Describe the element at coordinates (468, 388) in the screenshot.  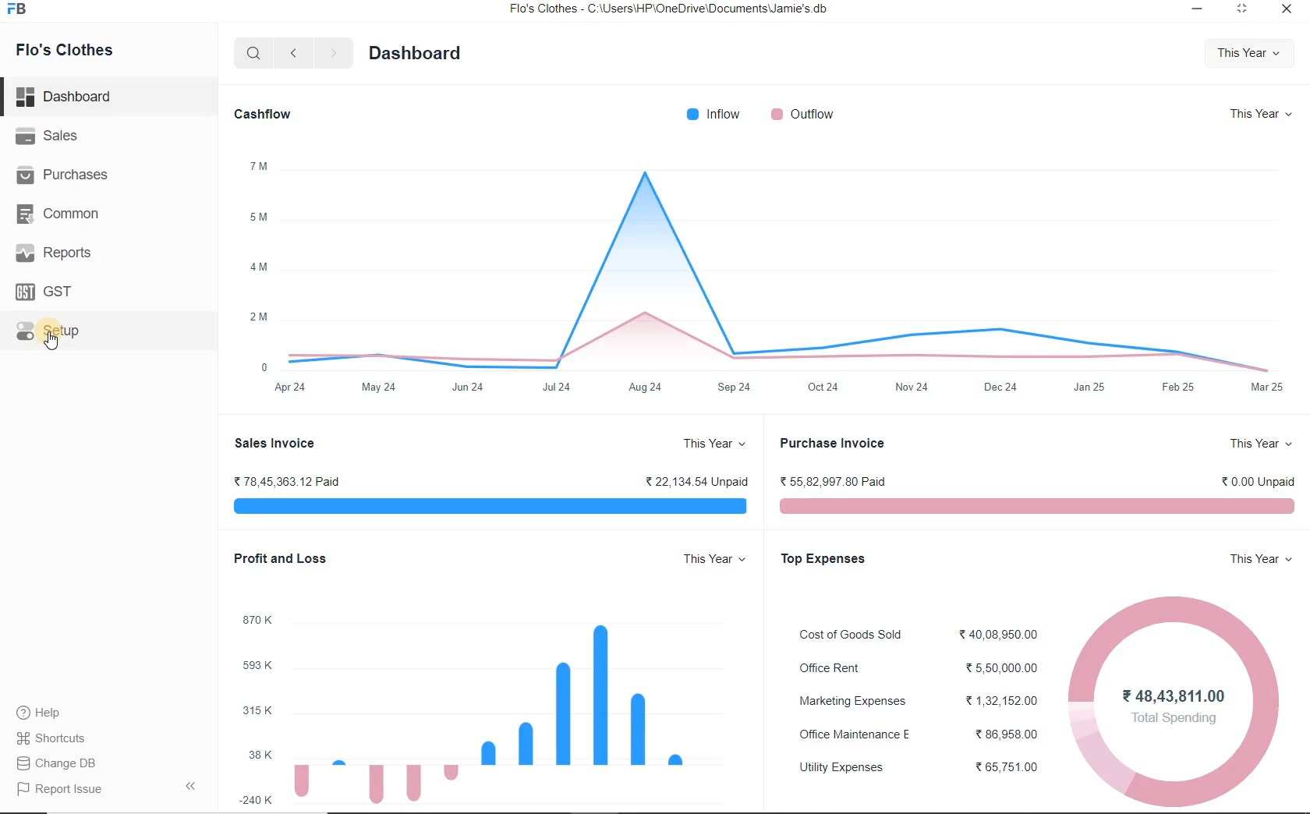
I see `Jun 24` at that location.